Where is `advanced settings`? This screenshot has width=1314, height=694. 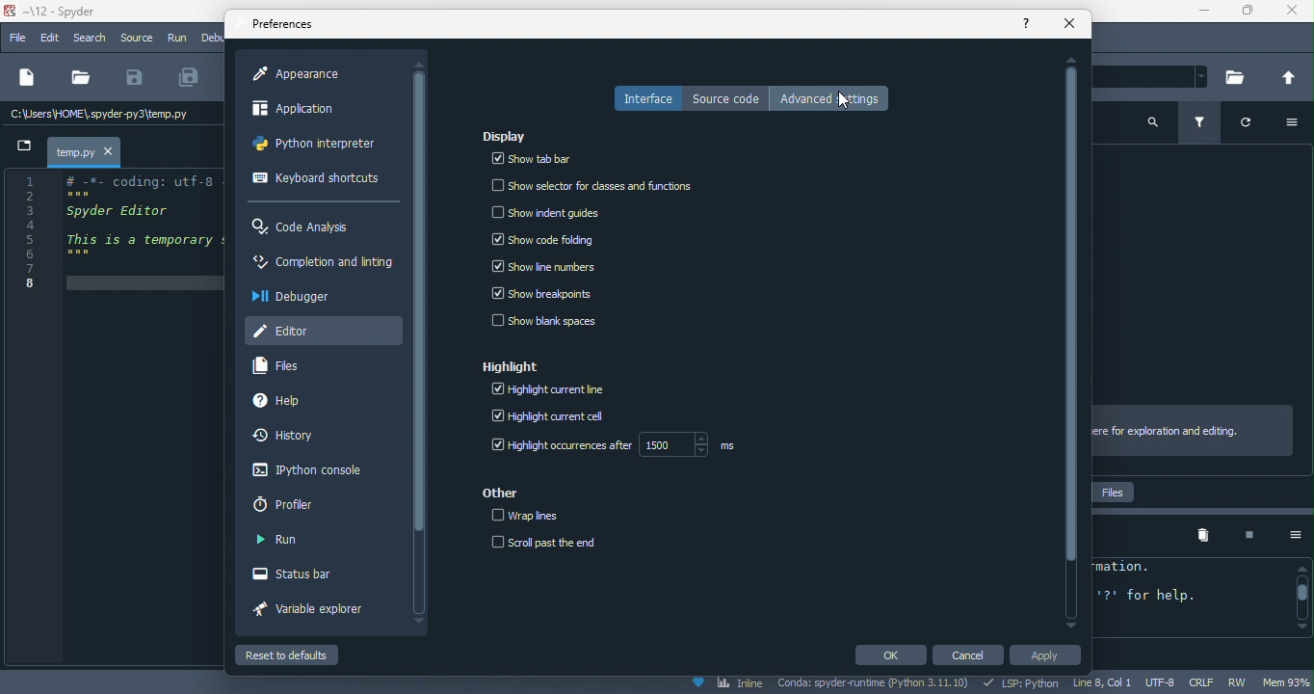
advanced settings is located at coordinates (835, 97).